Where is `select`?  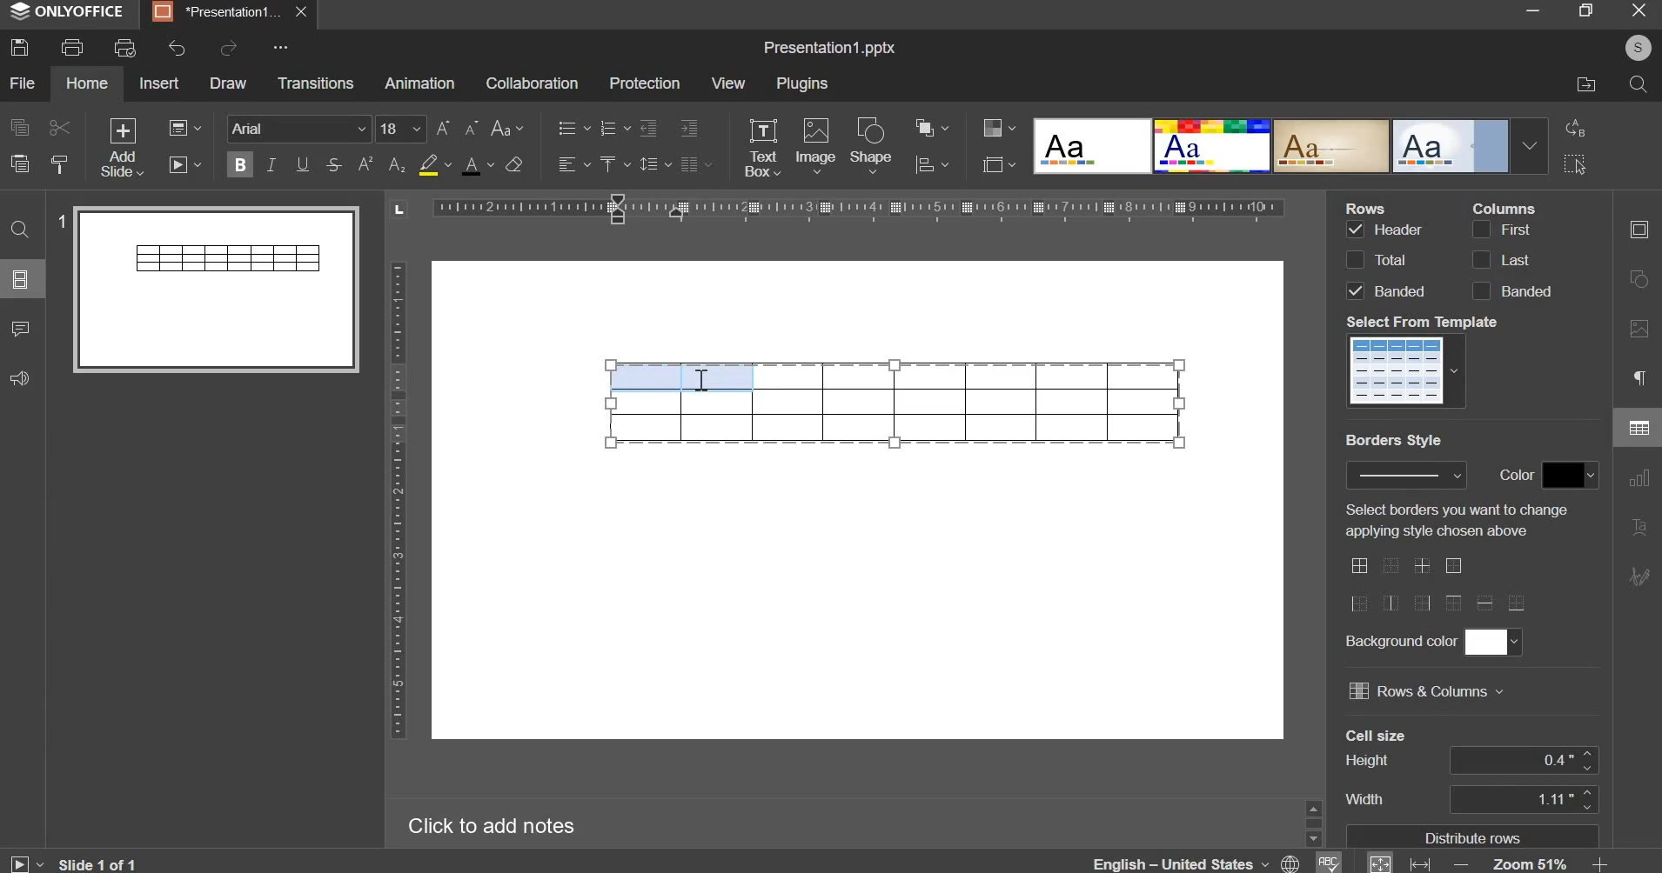 select is located at coordinates (1575, 166).